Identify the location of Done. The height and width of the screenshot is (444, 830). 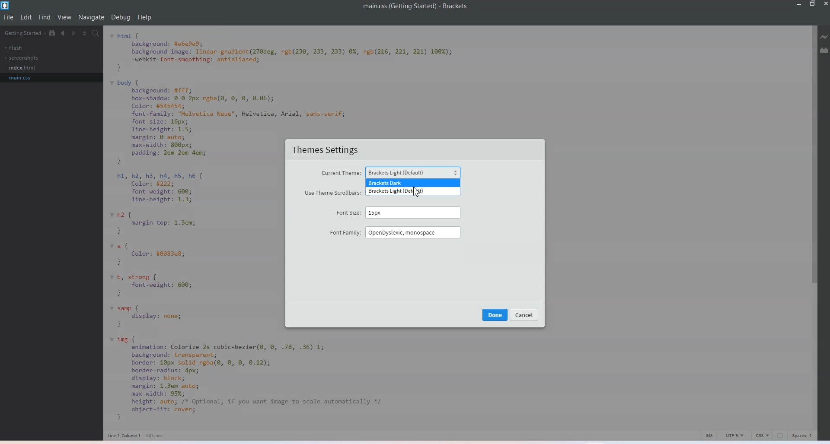
(495, 314).